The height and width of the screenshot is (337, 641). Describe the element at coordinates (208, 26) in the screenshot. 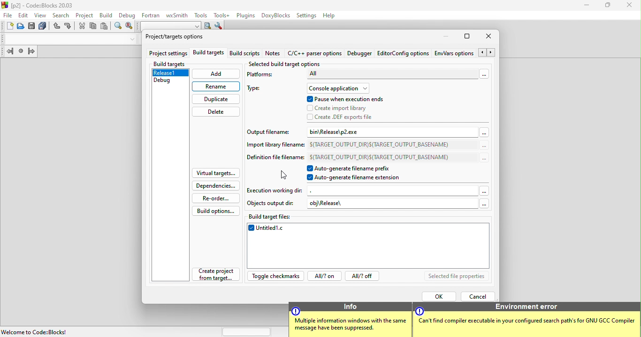

I see `run search` at that location.